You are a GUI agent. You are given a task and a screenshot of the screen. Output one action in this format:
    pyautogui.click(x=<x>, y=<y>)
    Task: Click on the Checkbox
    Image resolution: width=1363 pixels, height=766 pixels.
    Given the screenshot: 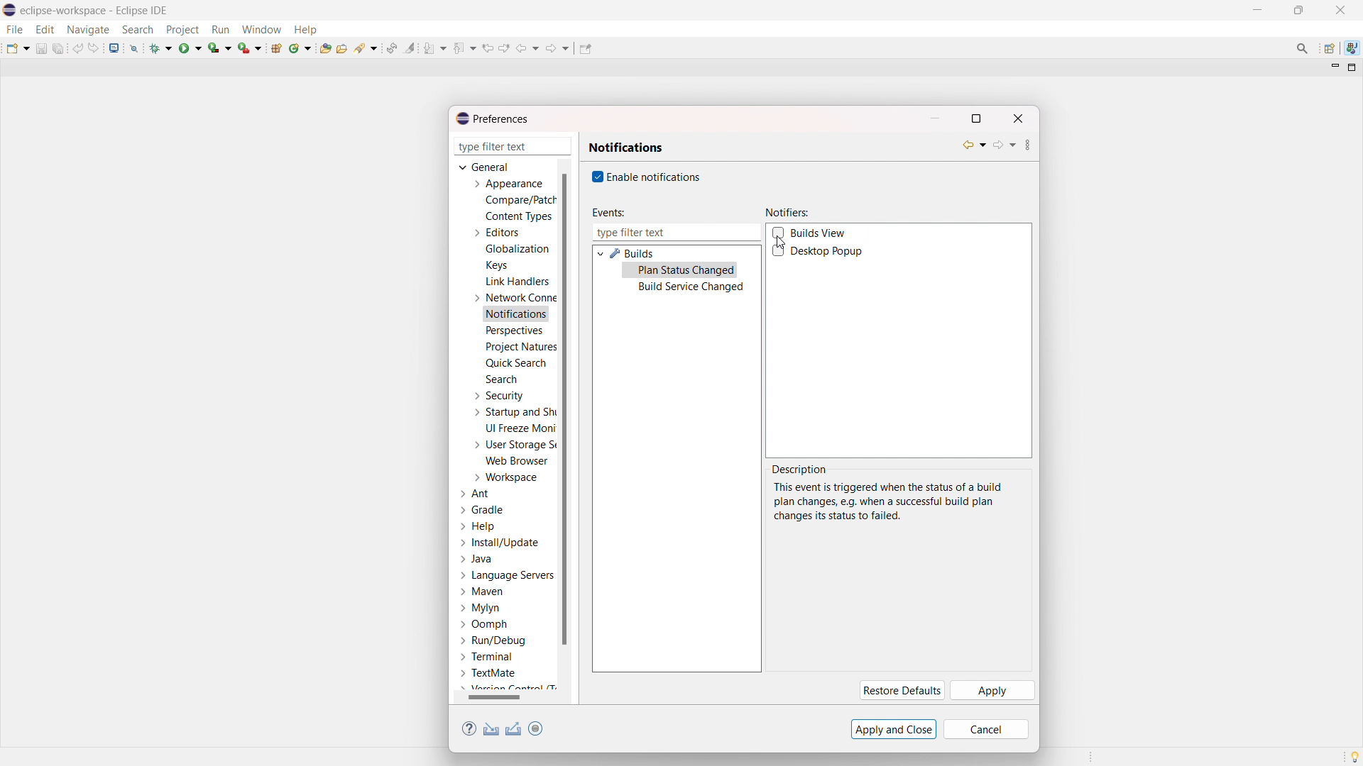 What is the action you would take?
    pyautogui.click(x=779, y=251)
    